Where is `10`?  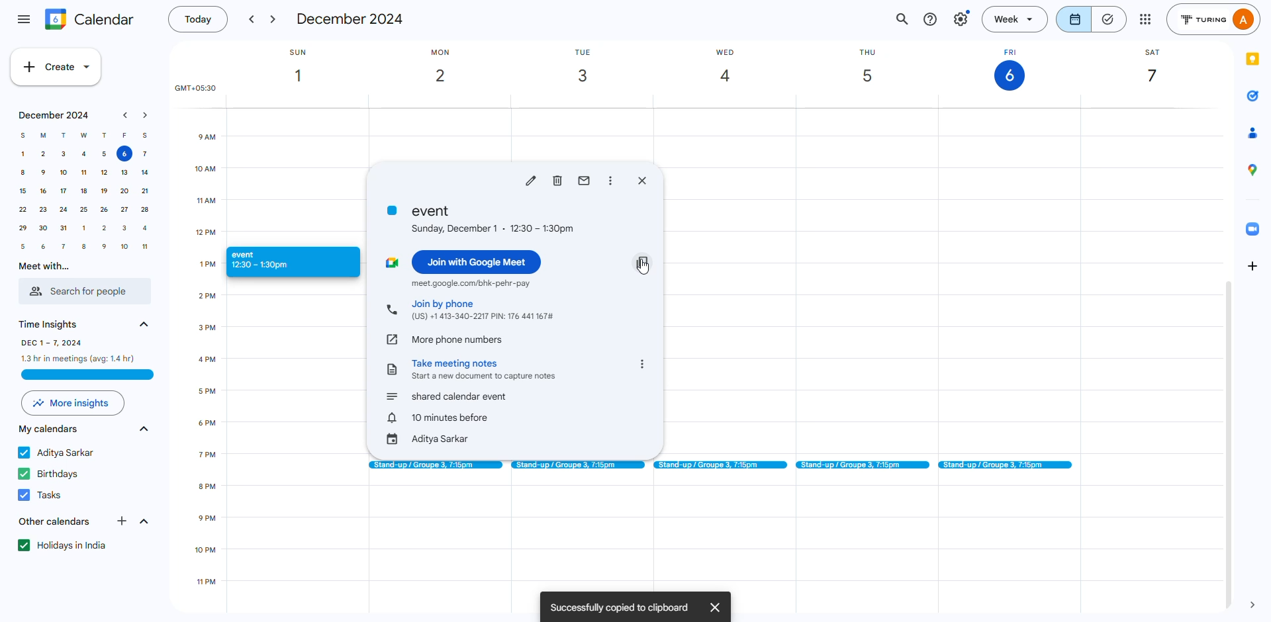
10 is located at coordinates (121, 246).